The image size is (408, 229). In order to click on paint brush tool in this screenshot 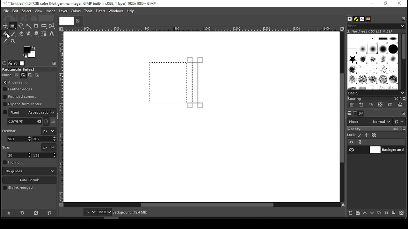, I will do `click(13, 33)`.